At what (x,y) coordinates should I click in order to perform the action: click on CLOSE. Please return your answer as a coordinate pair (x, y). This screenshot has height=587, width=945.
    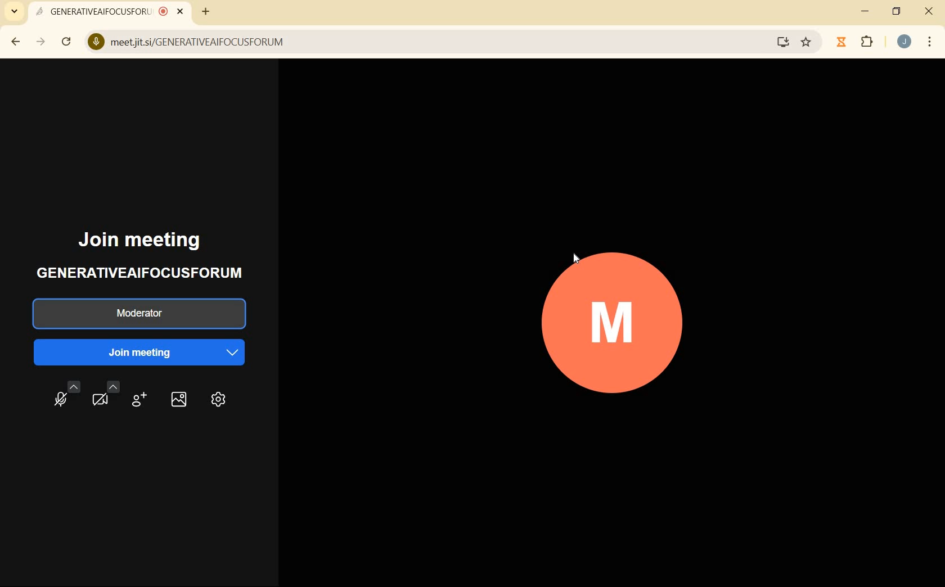
    Looking at the image, I should click on (929, 12).